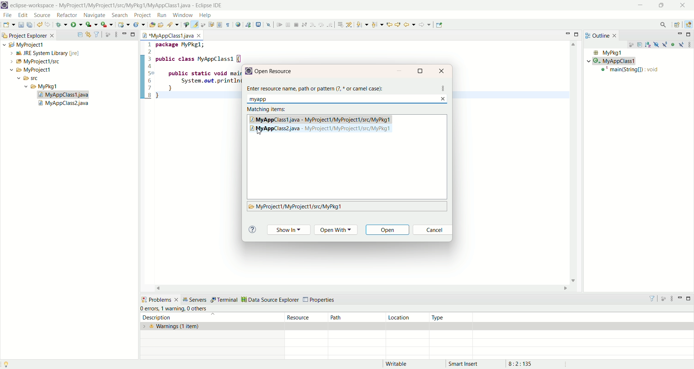 Image resolution: width=694 pixels, height=369 pixels. Describe the element at coordinates (400, 364) in the screenshot. I see `writable` at that location.